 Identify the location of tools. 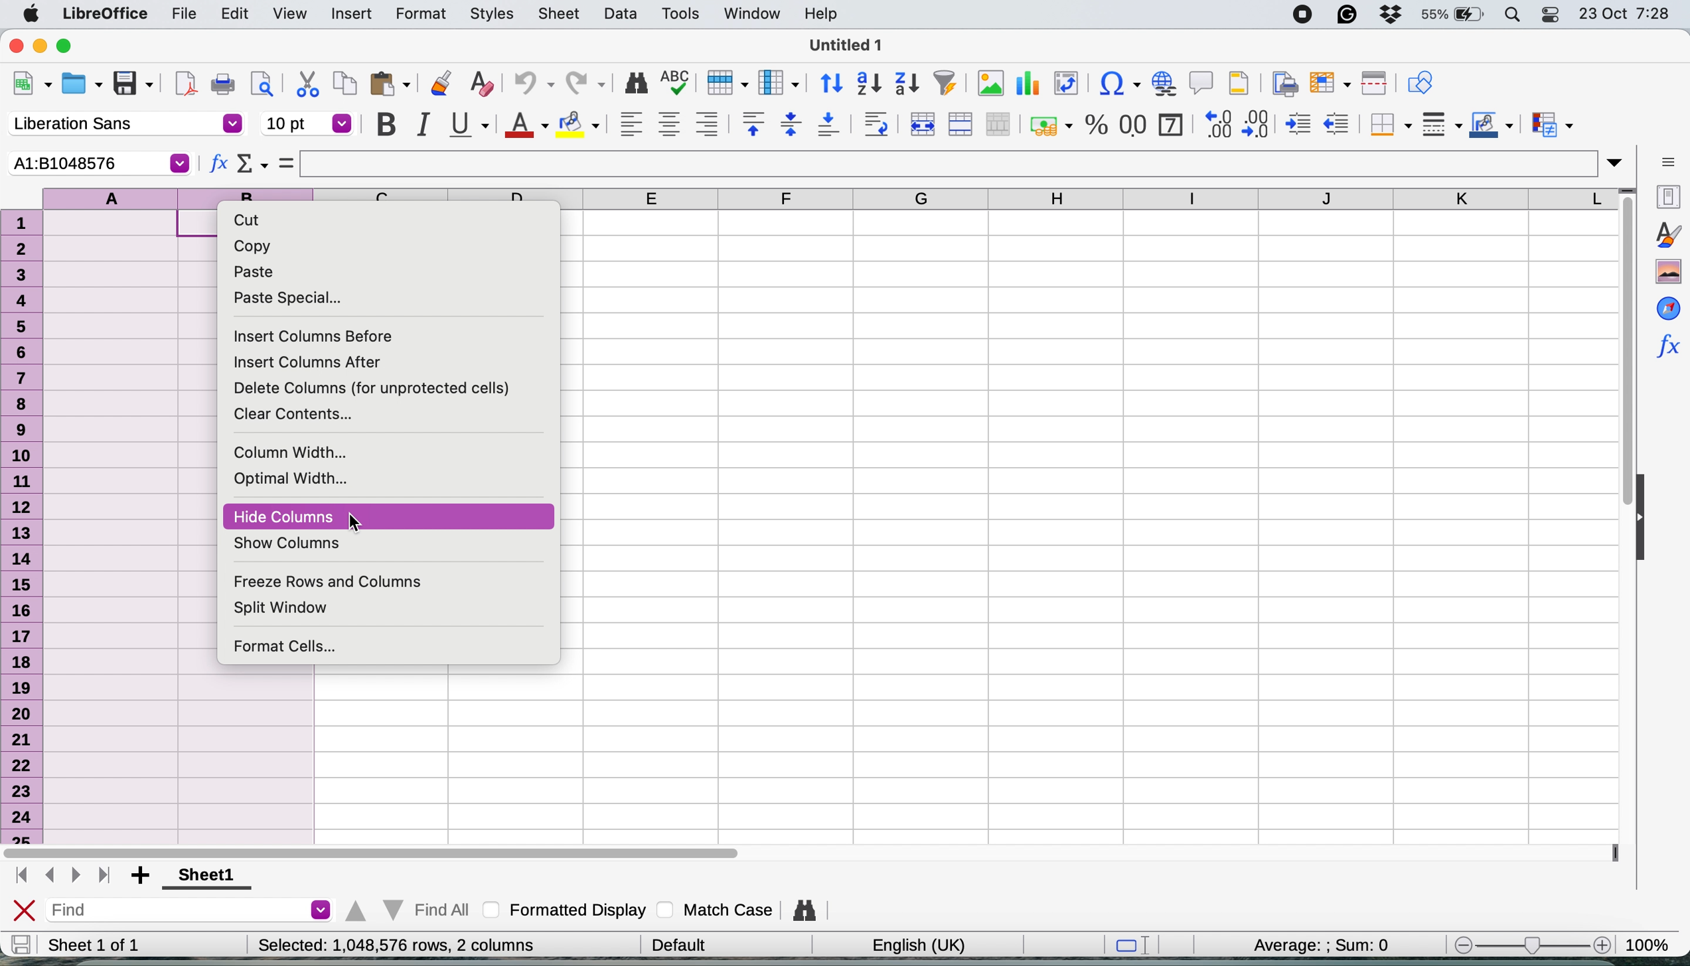
(680, 13).